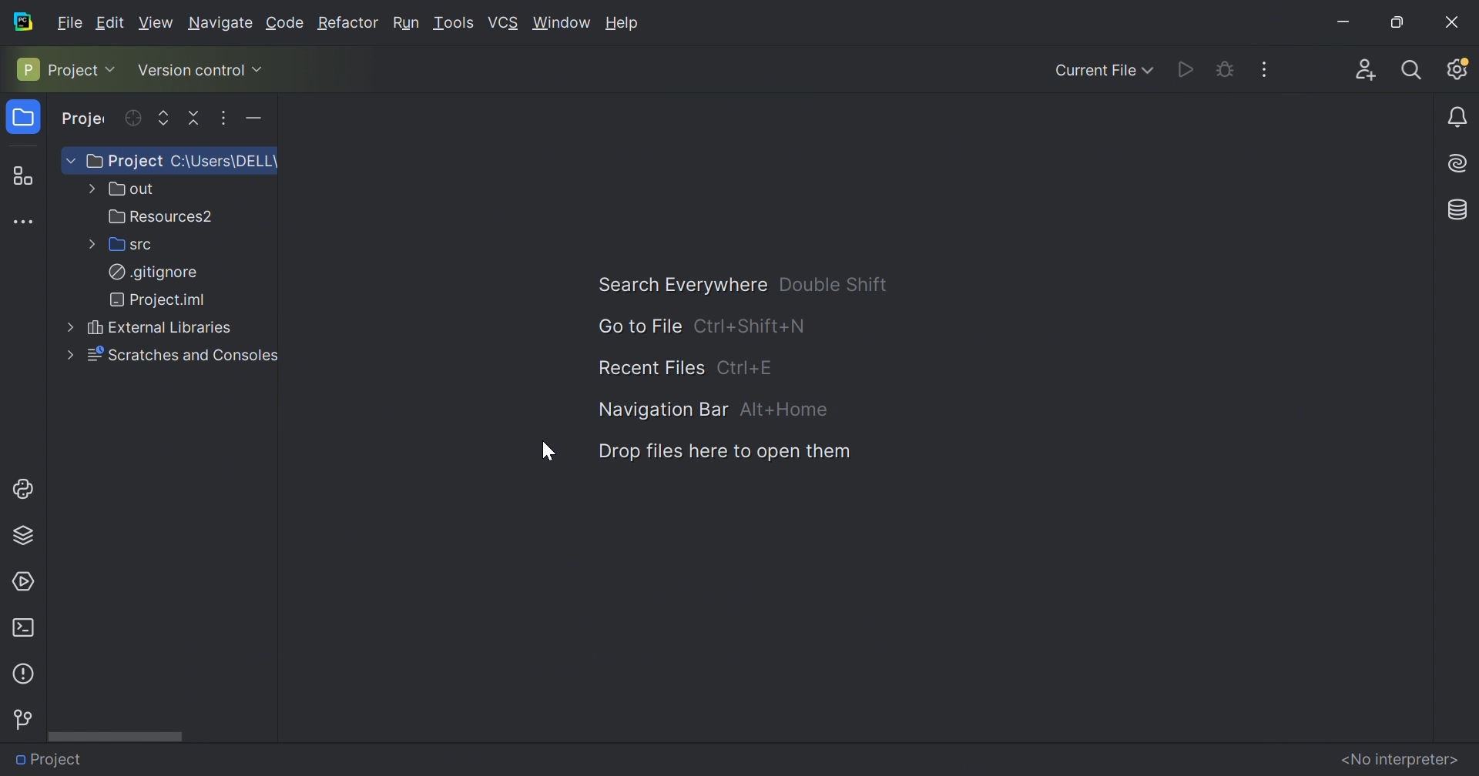 This screenshot has height=776, width=1479. Describe the element at coordinates (676, 285) in the screenshot. I see `Search Everywhere` at that location.